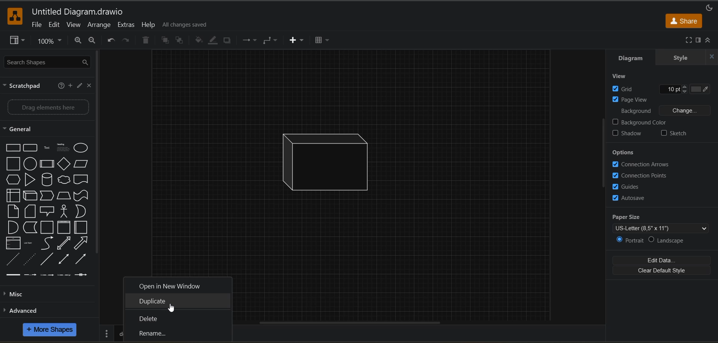 Image resolution: width=718 pixels, height=343 pixels. I want to click on close, so click(712, 57).